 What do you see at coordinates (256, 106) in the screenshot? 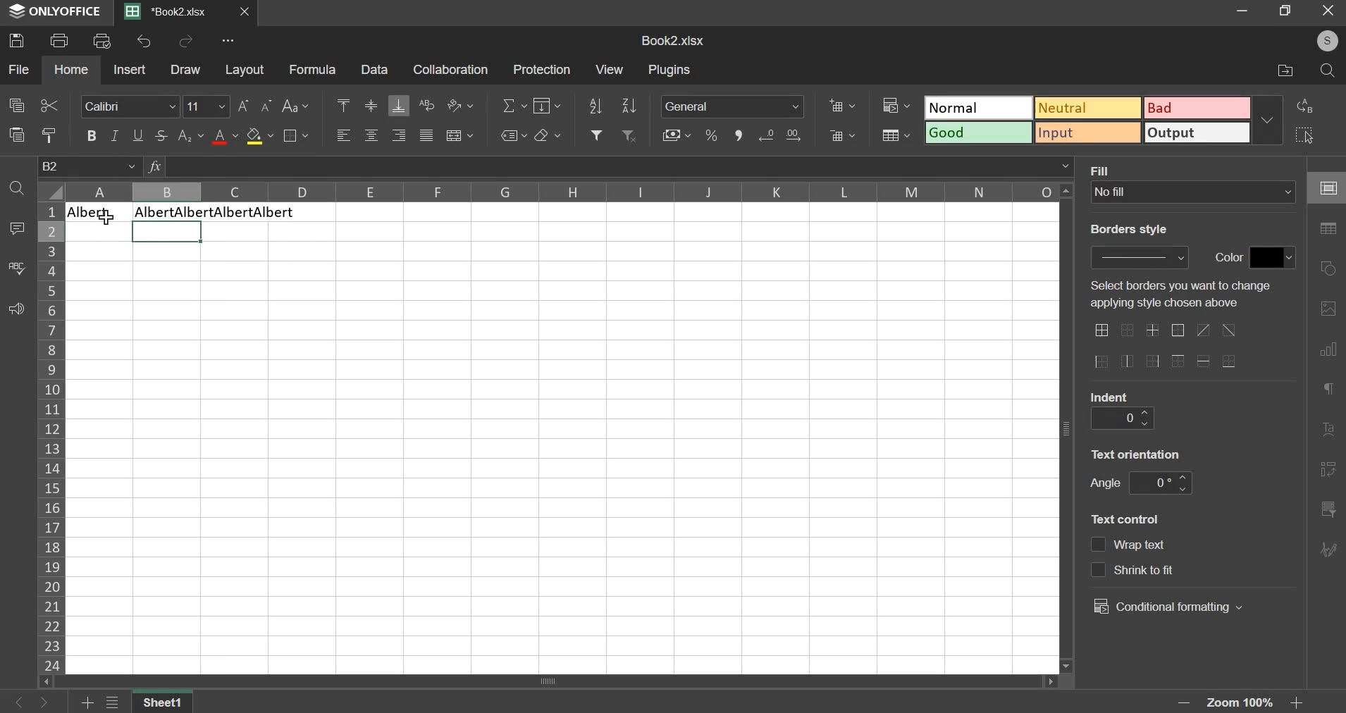
I see `font size increase/decrease` at bounding box center [256, 106].